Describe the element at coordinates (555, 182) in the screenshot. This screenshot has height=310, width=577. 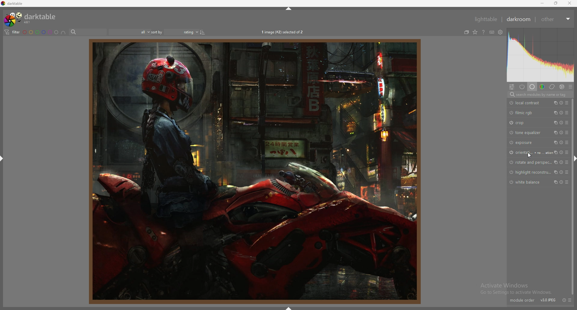
I see `multiple instances action` at that location.